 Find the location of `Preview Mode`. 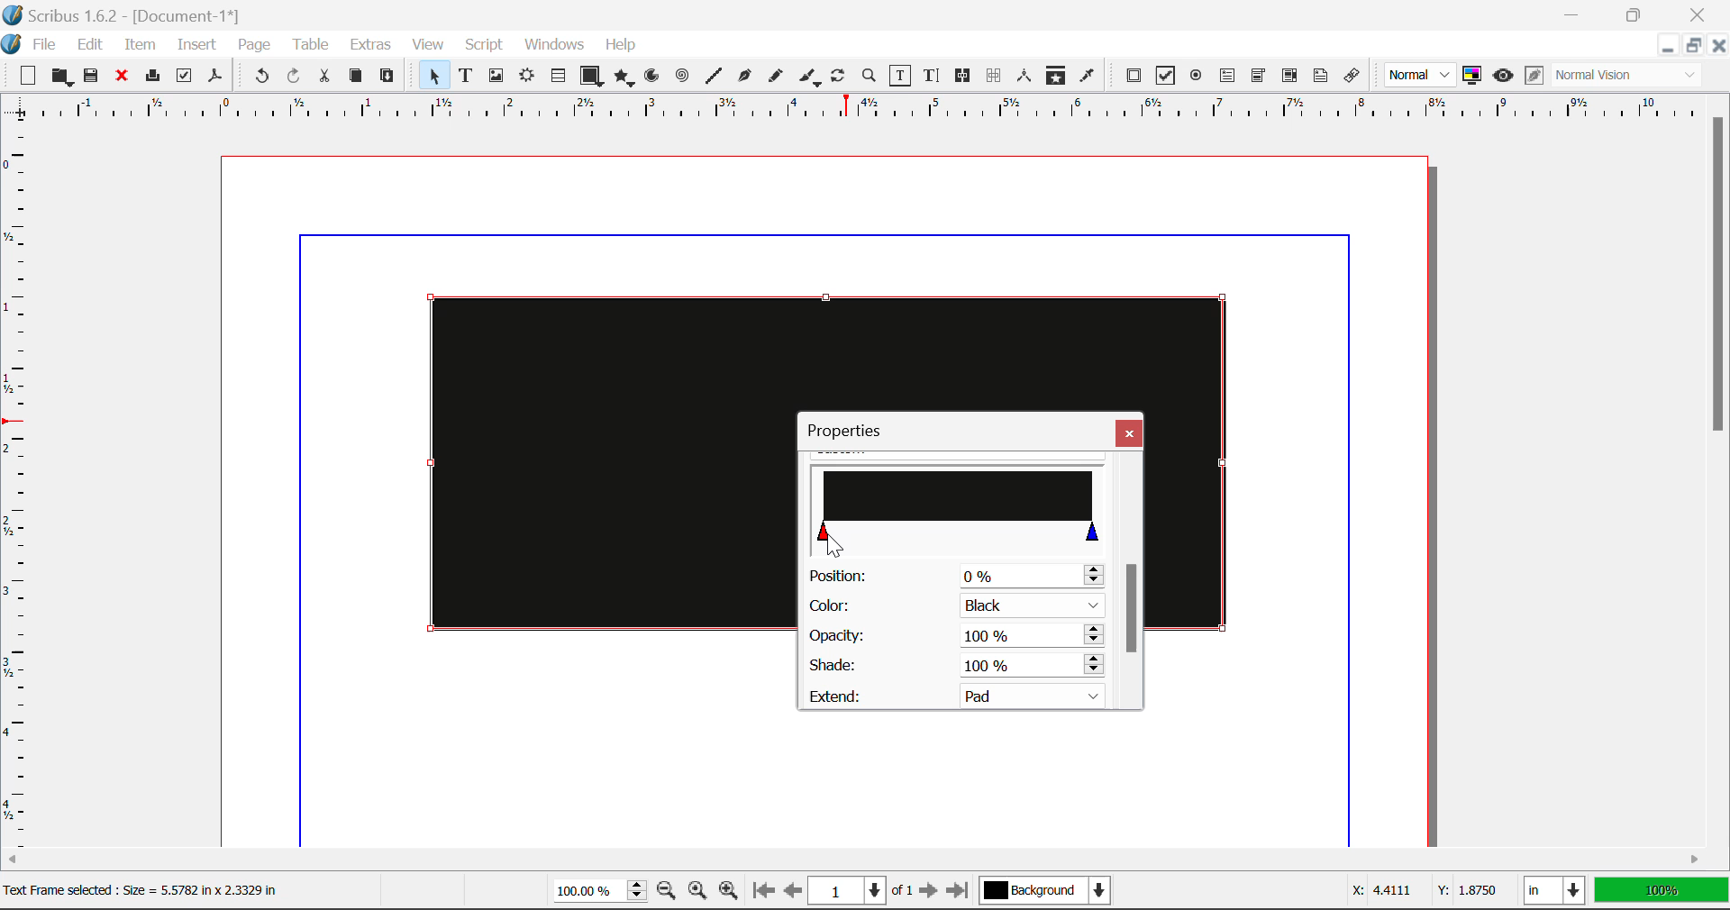

Preview Mode is located at coordinates (1420, 75).